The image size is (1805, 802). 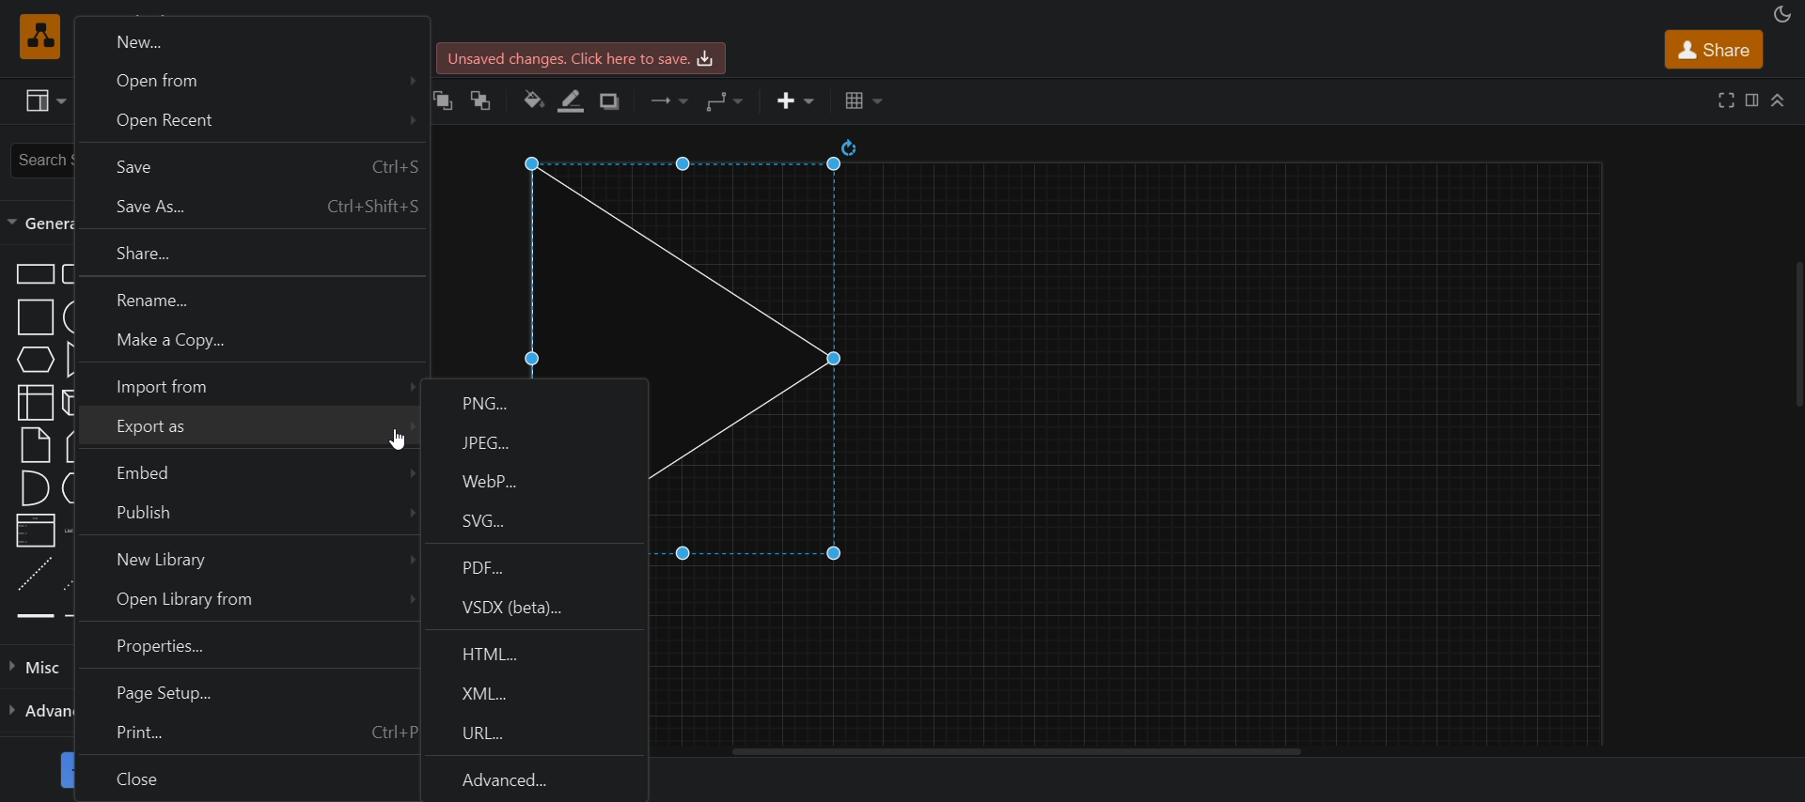 What do you see at coordinates (534, 482) in the screenshot?
I see `webp` at bounding box center [534, 482].